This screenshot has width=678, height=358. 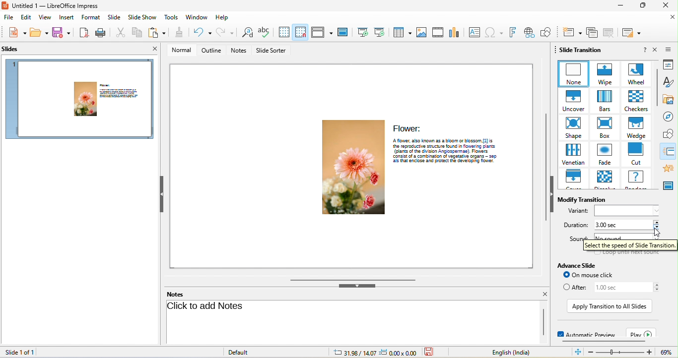 I want to click on hide sidebar, so click(x=161, y=193).